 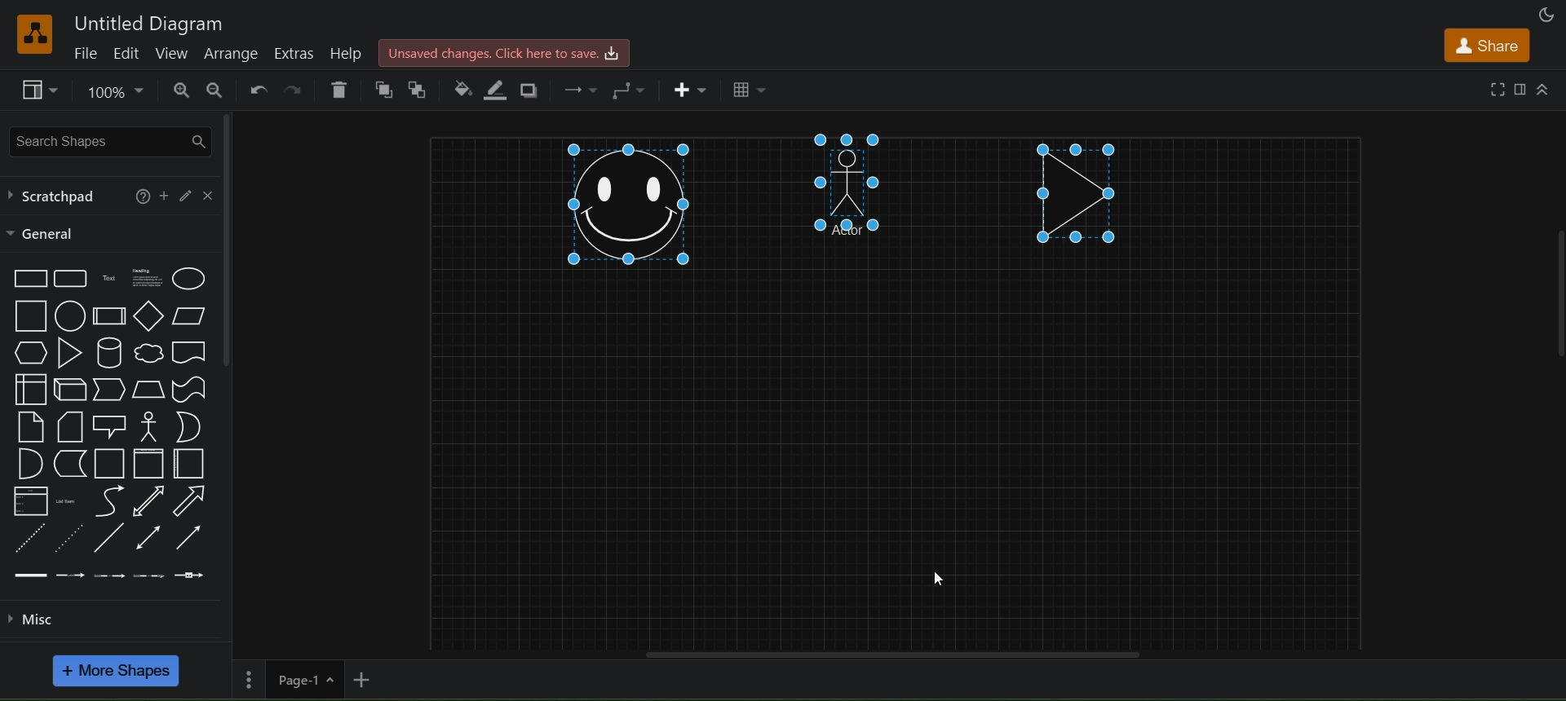 I want to click on text, so click(x=107, y=280).